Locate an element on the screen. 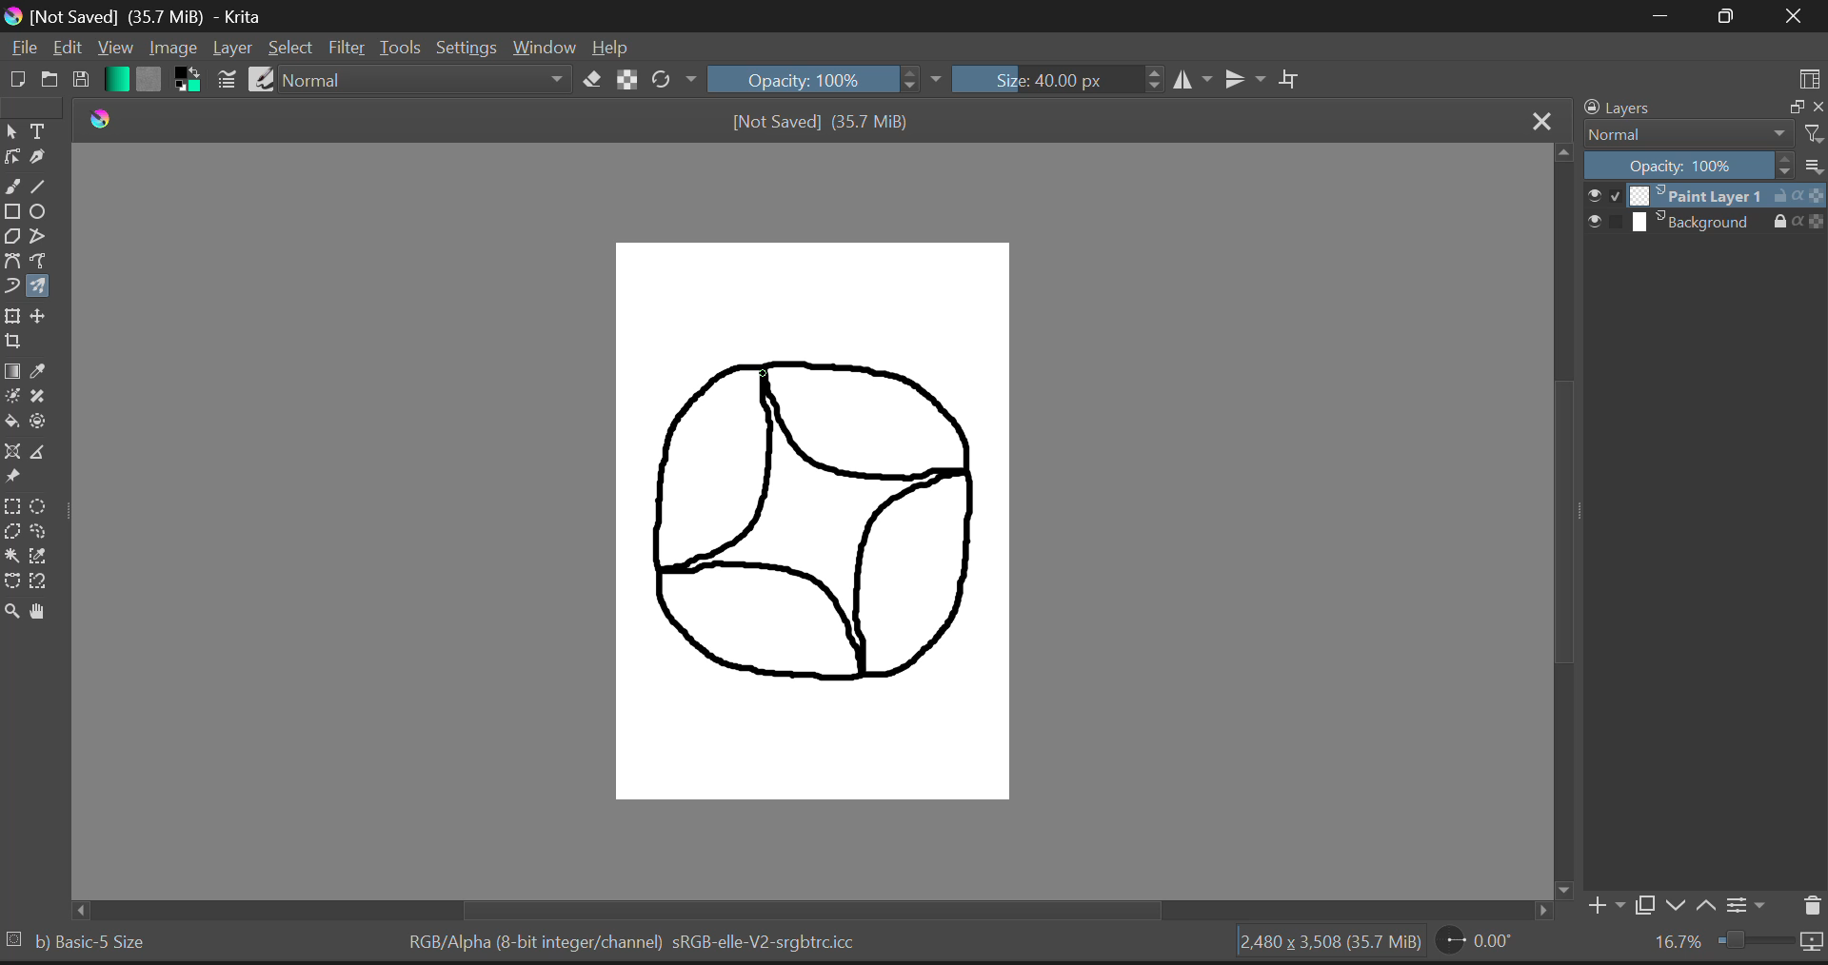  Similar Color Selection is located at coordinates (47, 559).